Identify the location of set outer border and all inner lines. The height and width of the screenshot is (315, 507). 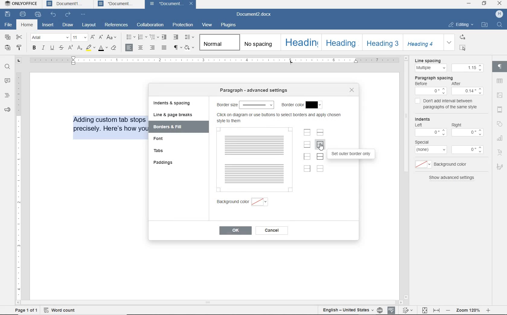
(320, 157).